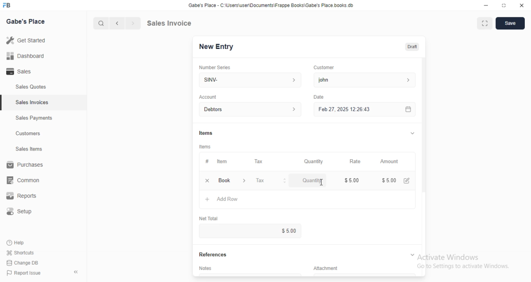 Image resolution: width=531 pixels, height=282 pixels. Describe the element at coordinates (27, 22) in the screenshot. I see `Gabe's Place` at that location.